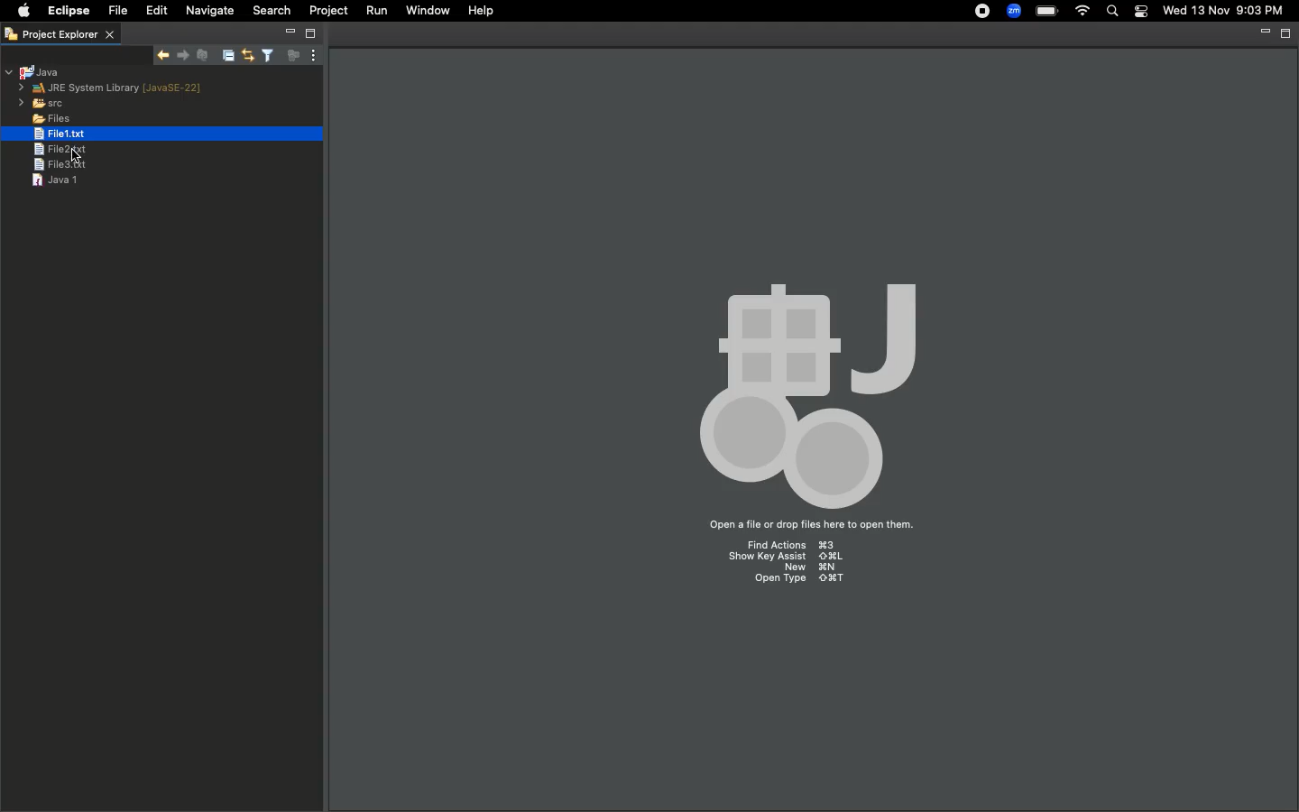 Image resolution: width=1299 pixels, height=812 pixels. What do you see at coordinates (290, 56) in the screenshot?
I see `Focus on active task` at bounding box center [290, 56].